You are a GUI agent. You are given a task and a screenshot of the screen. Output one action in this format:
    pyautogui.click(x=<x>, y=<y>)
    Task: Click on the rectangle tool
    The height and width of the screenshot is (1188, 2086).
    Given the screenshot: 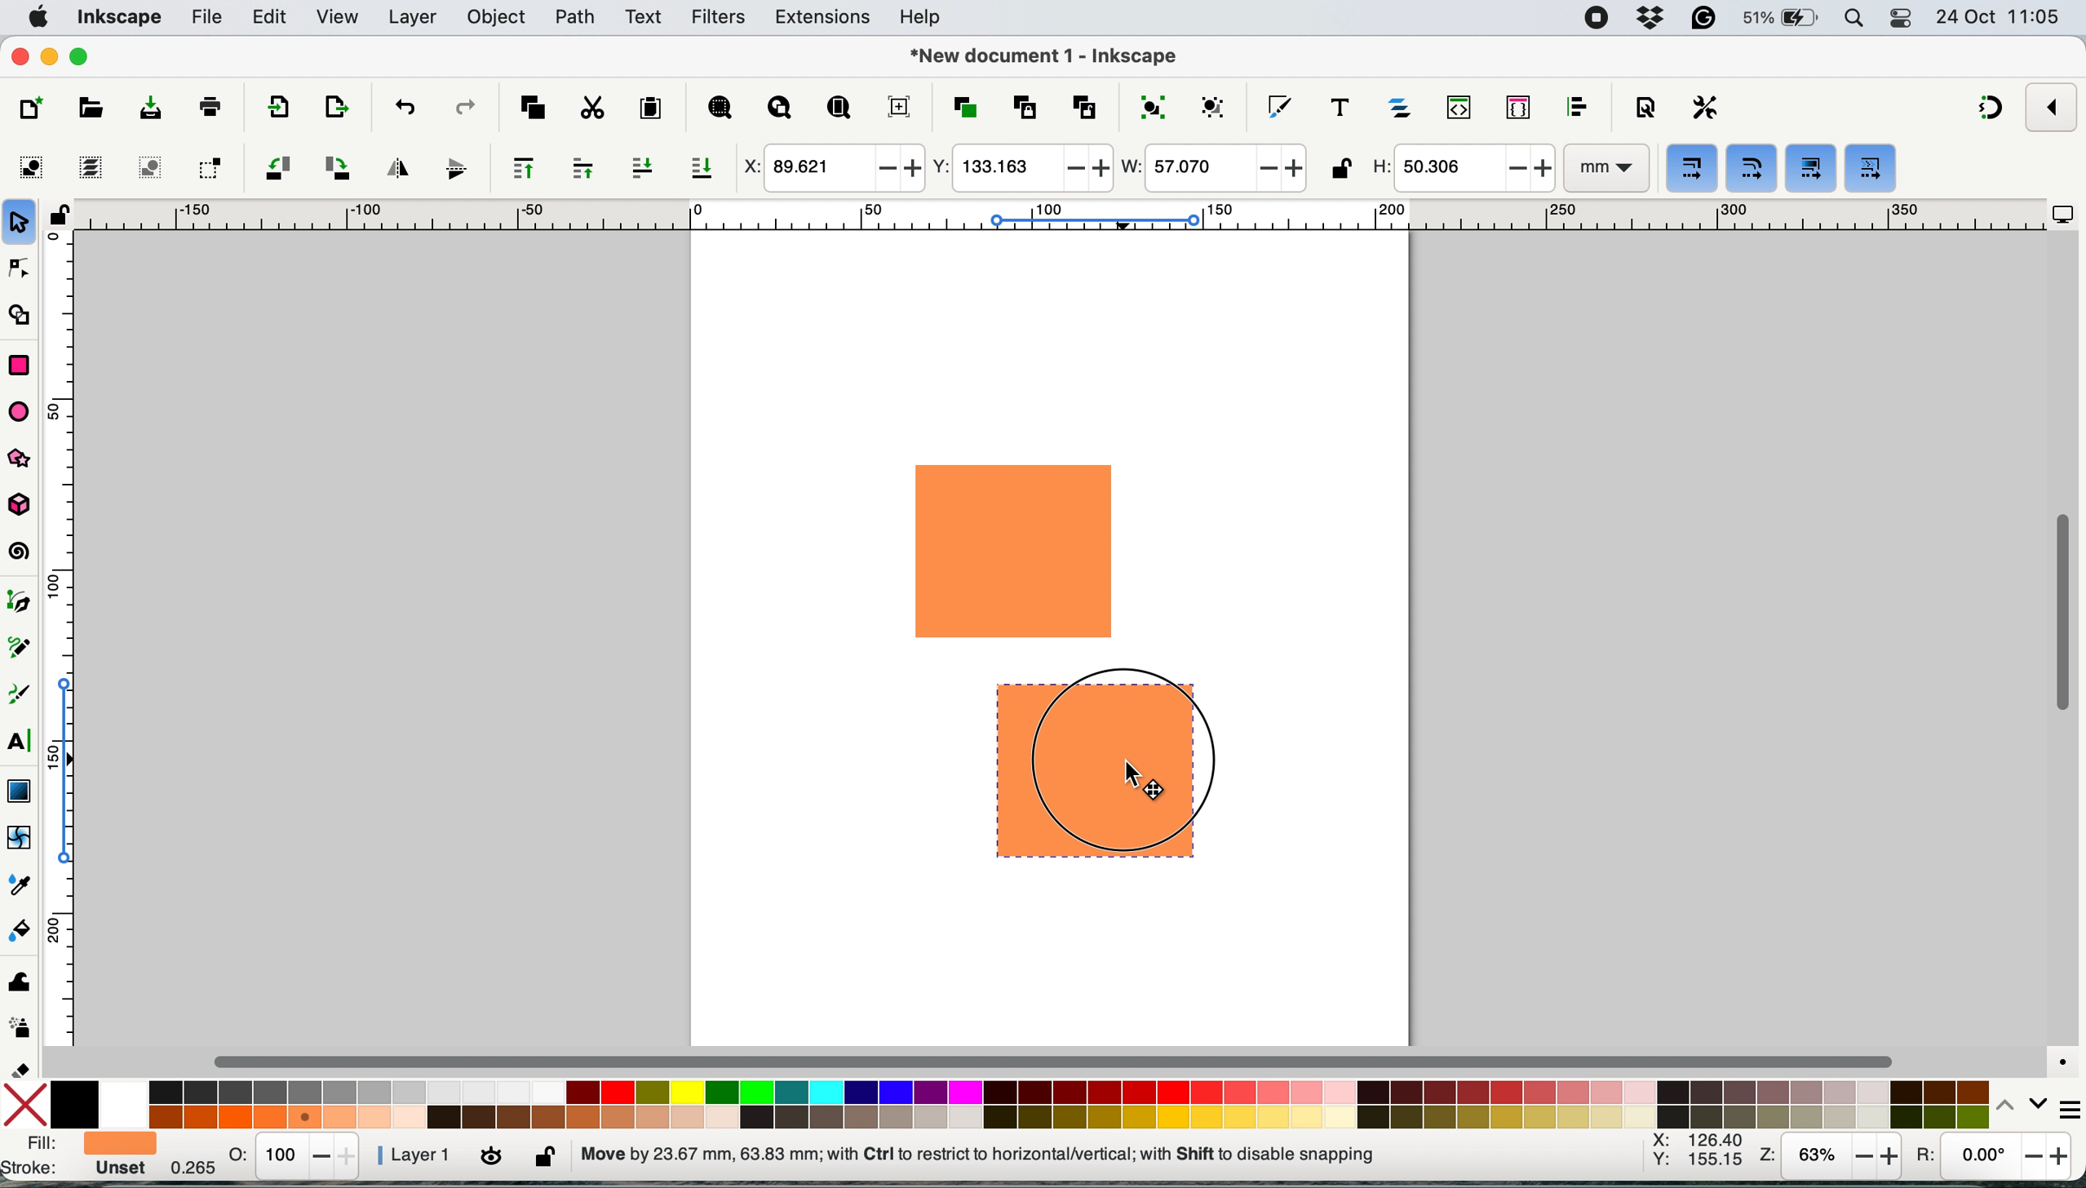 What is the action you would take?
    pyautogui.click(x=19, y=362)
    